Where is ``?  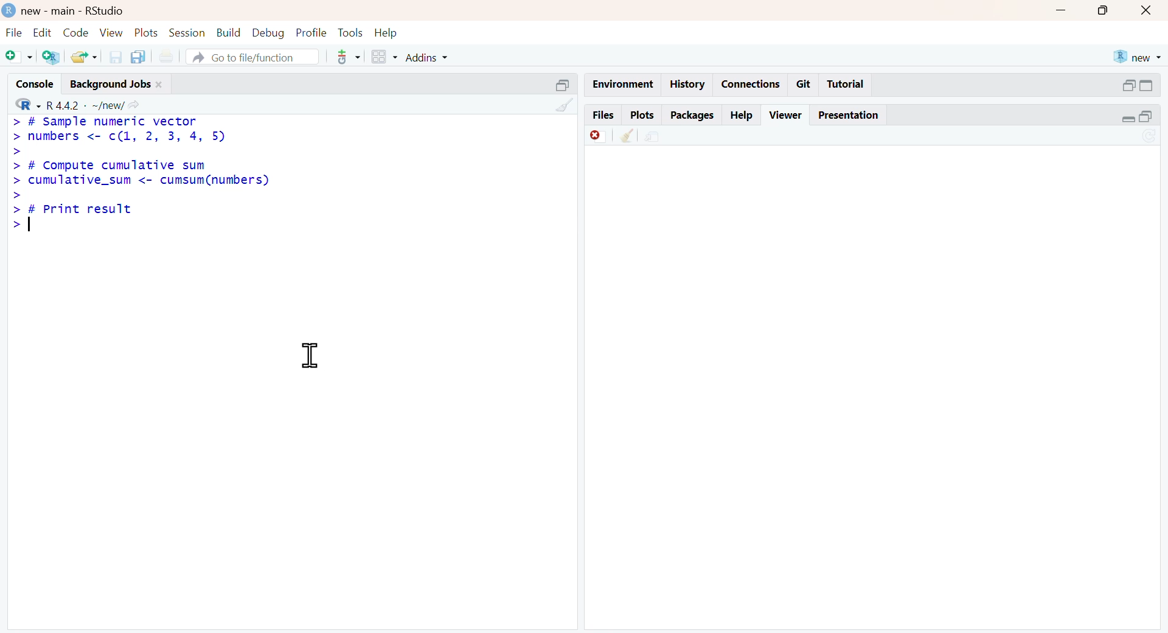
 is located at coordinates (1104, 10).